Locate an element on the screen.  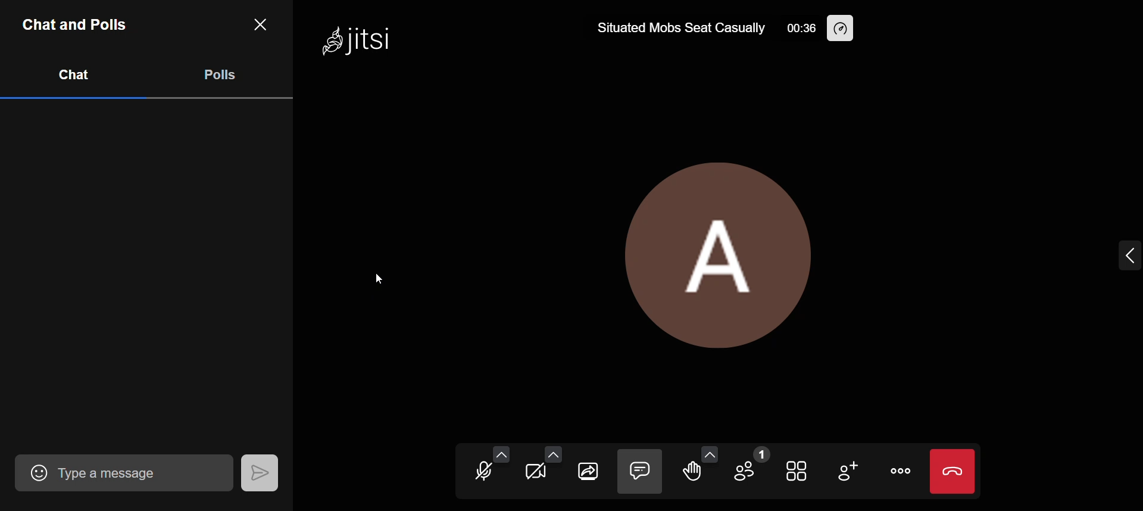
unmute mic is located at coordinates (482, 473).